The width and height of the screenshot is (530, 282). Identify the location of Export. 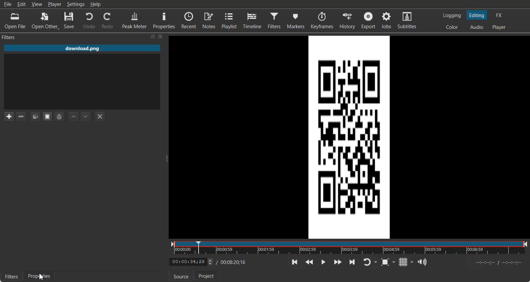
(369, 21).